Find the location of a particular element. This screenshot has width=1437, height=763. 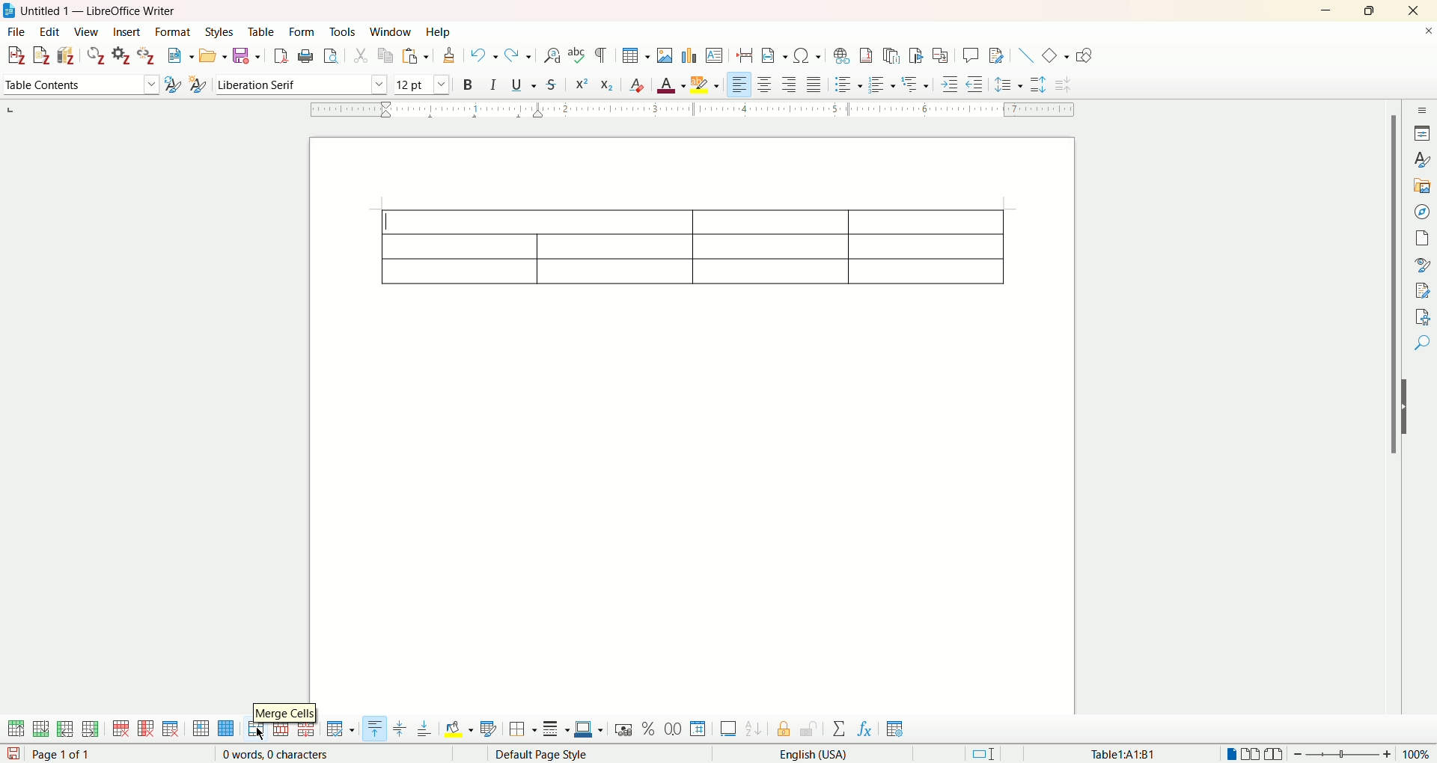

insert table is located at coordinates (635, 57).